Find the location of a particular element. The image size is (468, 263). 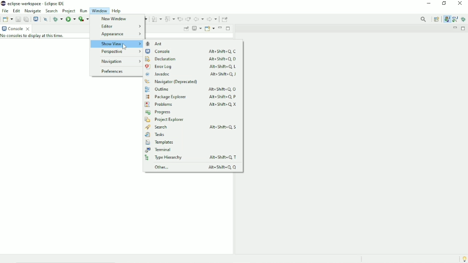

Previous Annotation is located at coordinates (170, 19).